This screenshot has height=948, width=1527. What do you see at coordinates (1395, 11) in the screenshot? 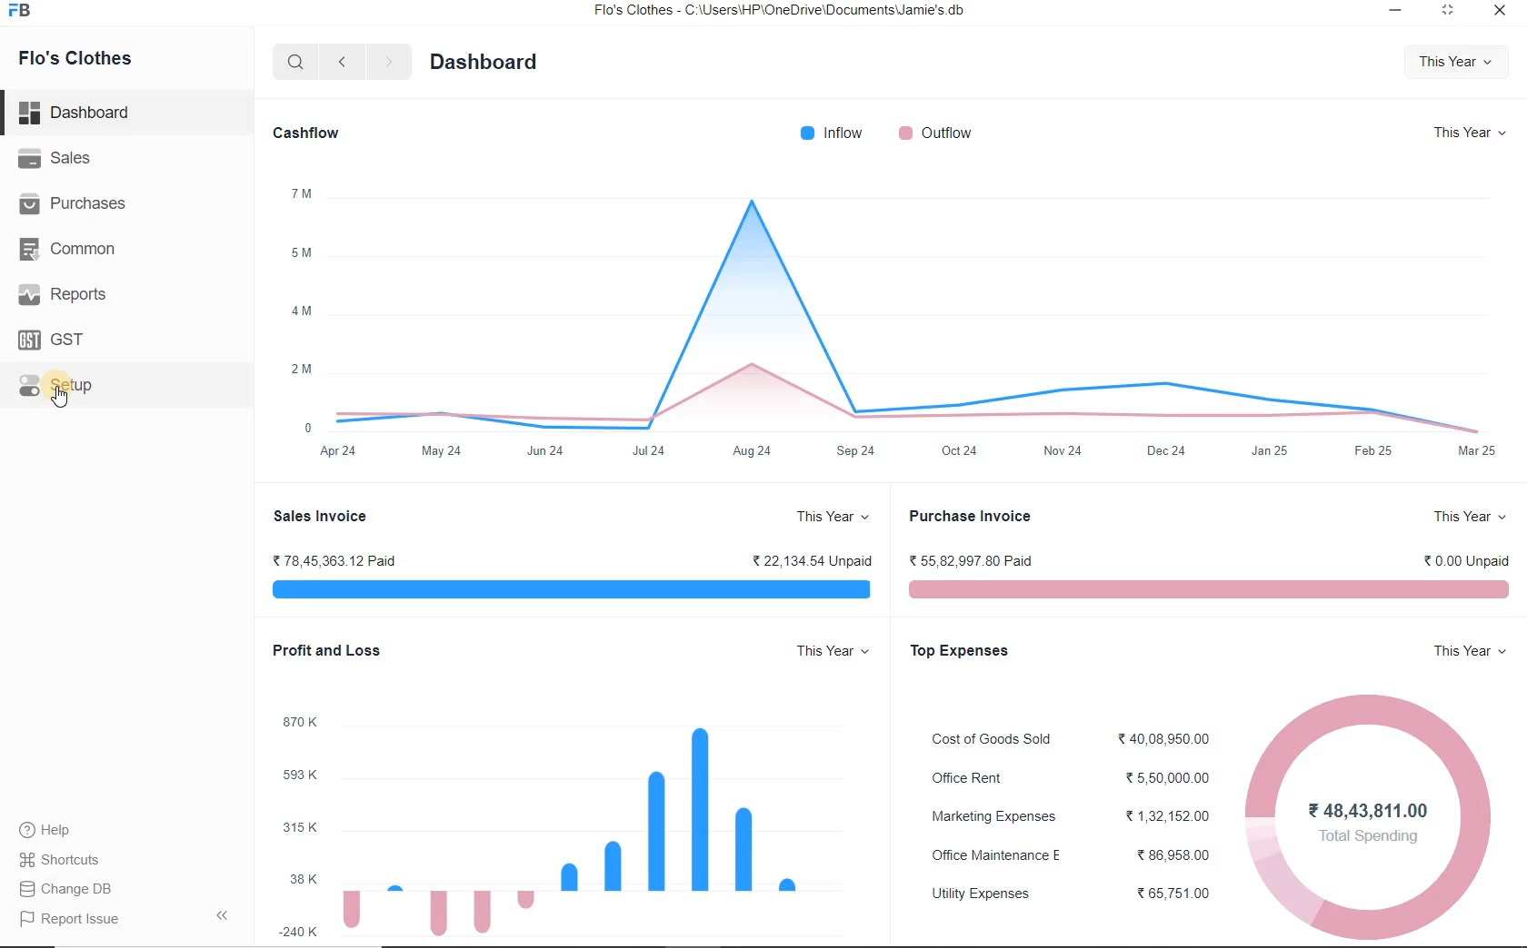
I see `Minimize` at bounding box center [1395, 11].